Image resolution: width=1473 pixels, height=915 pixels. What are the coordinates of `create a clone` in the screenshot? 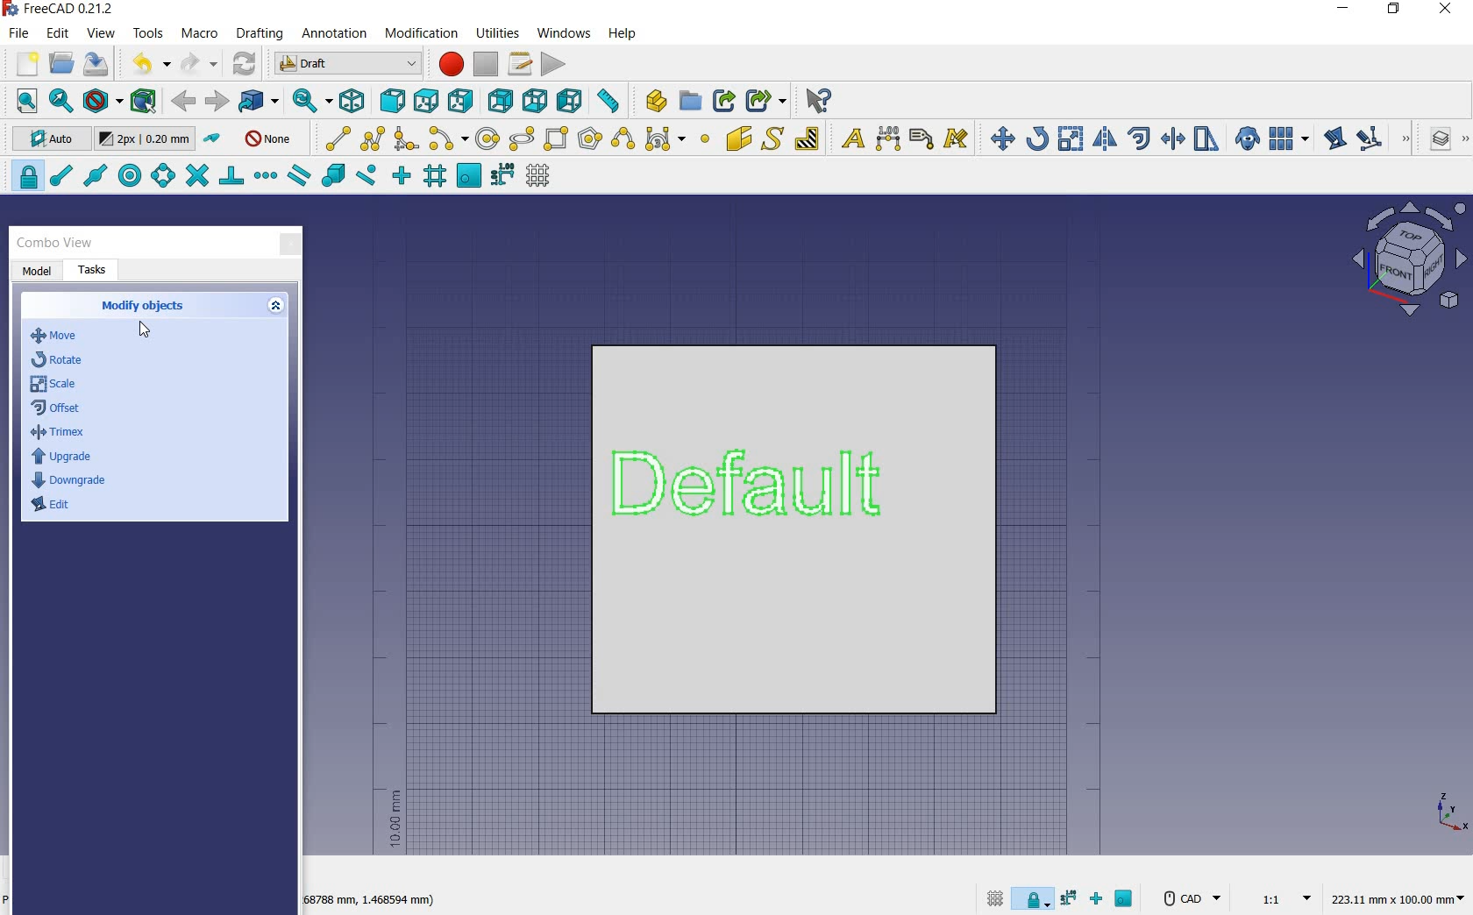 It's located at (1245, 140).